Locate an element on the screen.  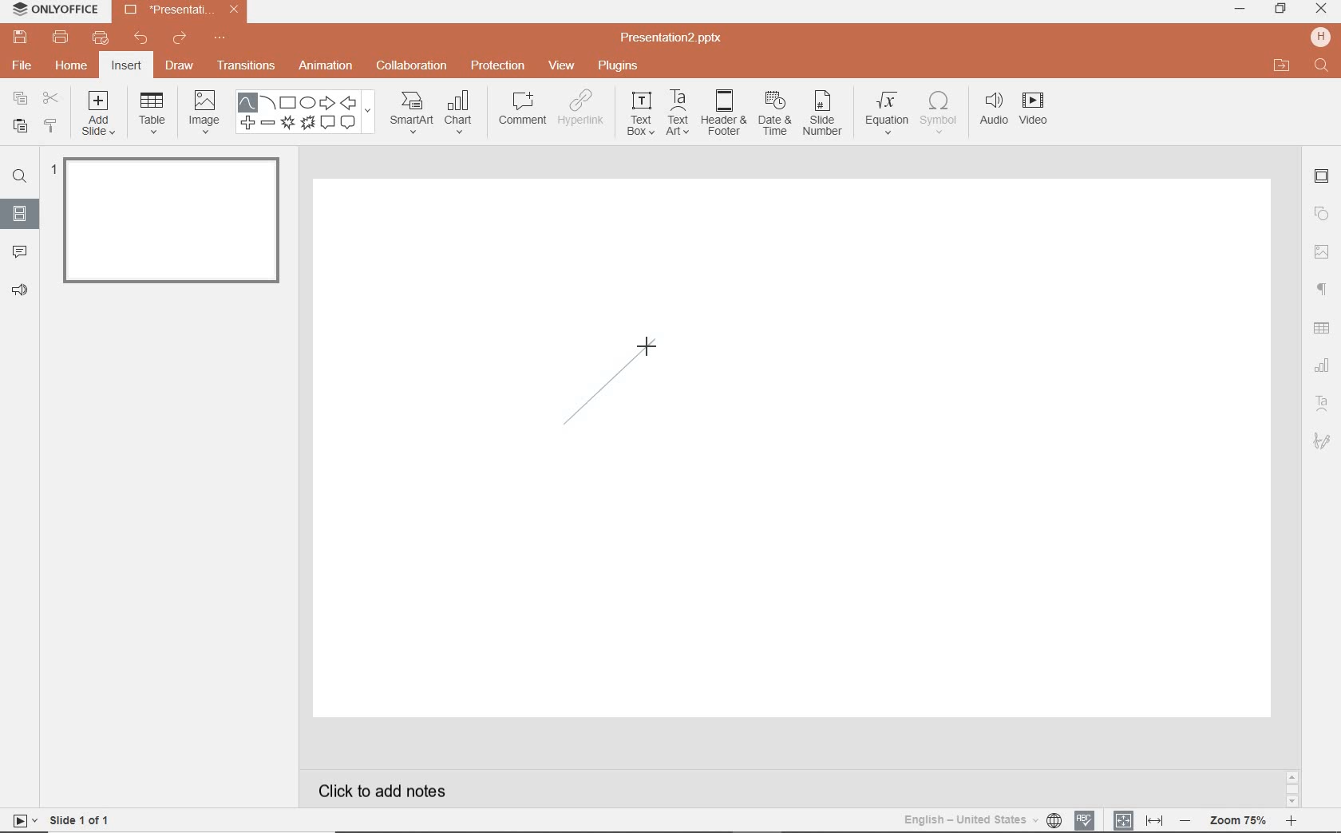
SYMBOL is located at coordinates (939, 113).